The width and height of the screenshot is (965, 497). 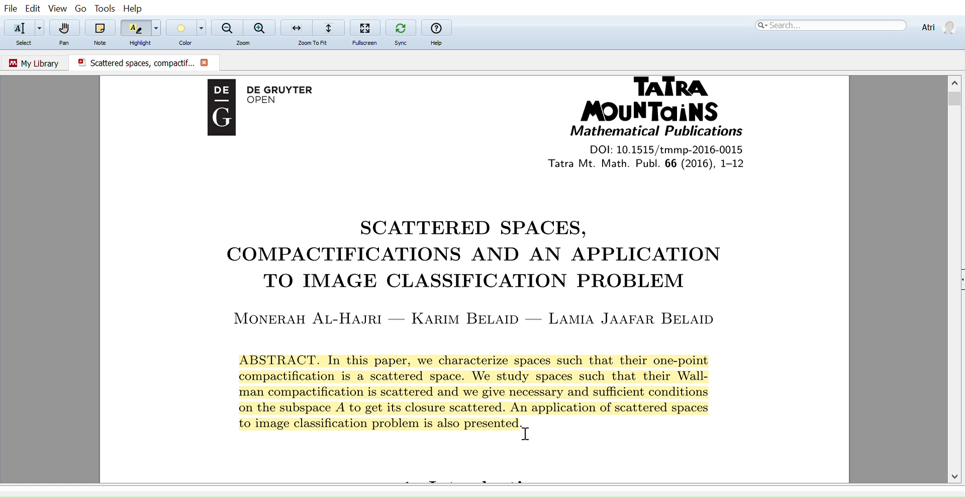 I want to click on Search, so click(x=829, y=25).